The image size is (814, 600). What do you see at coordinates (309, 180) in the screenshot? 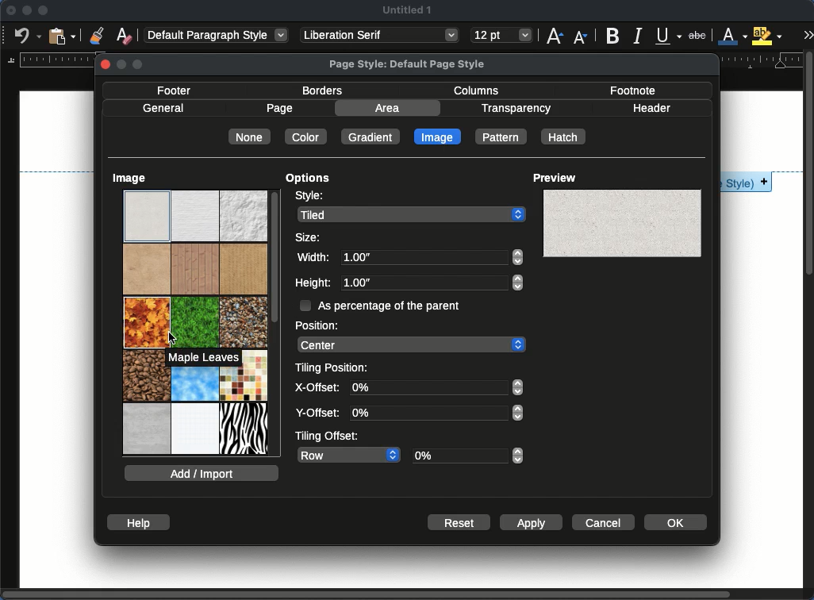
I see `options` at bounding box center [309, 180].